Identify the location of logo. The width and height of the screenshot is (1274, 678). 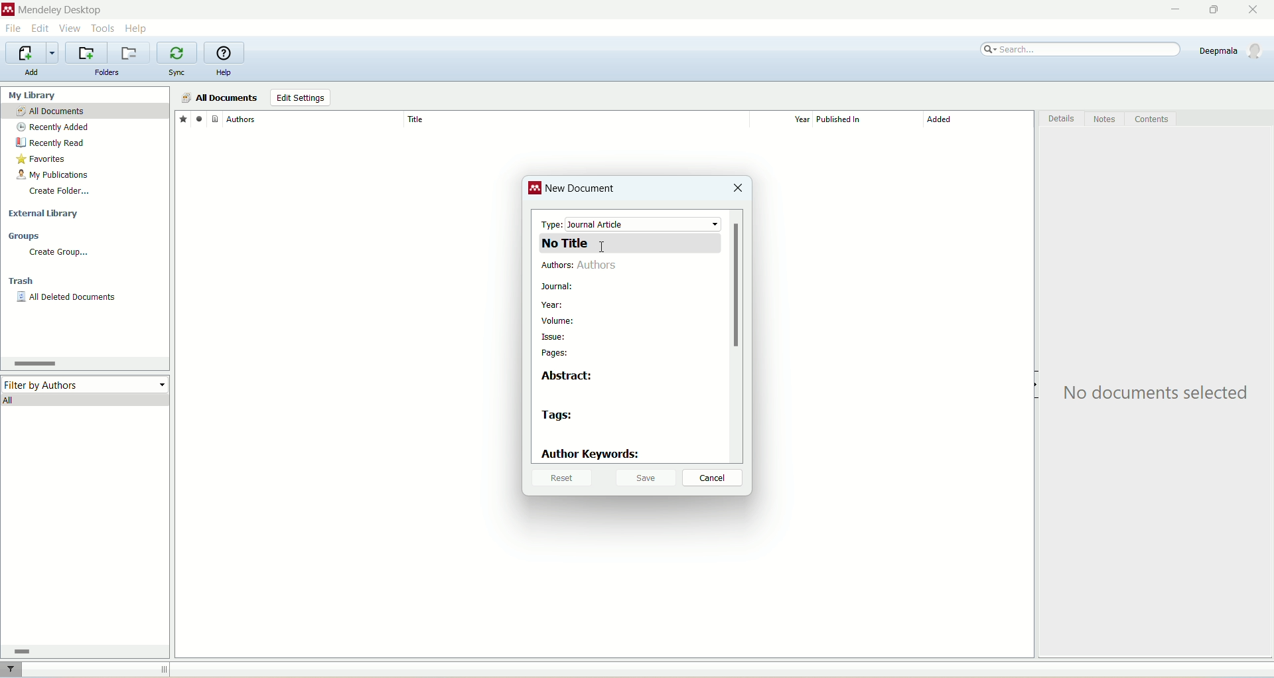
(535, 190).